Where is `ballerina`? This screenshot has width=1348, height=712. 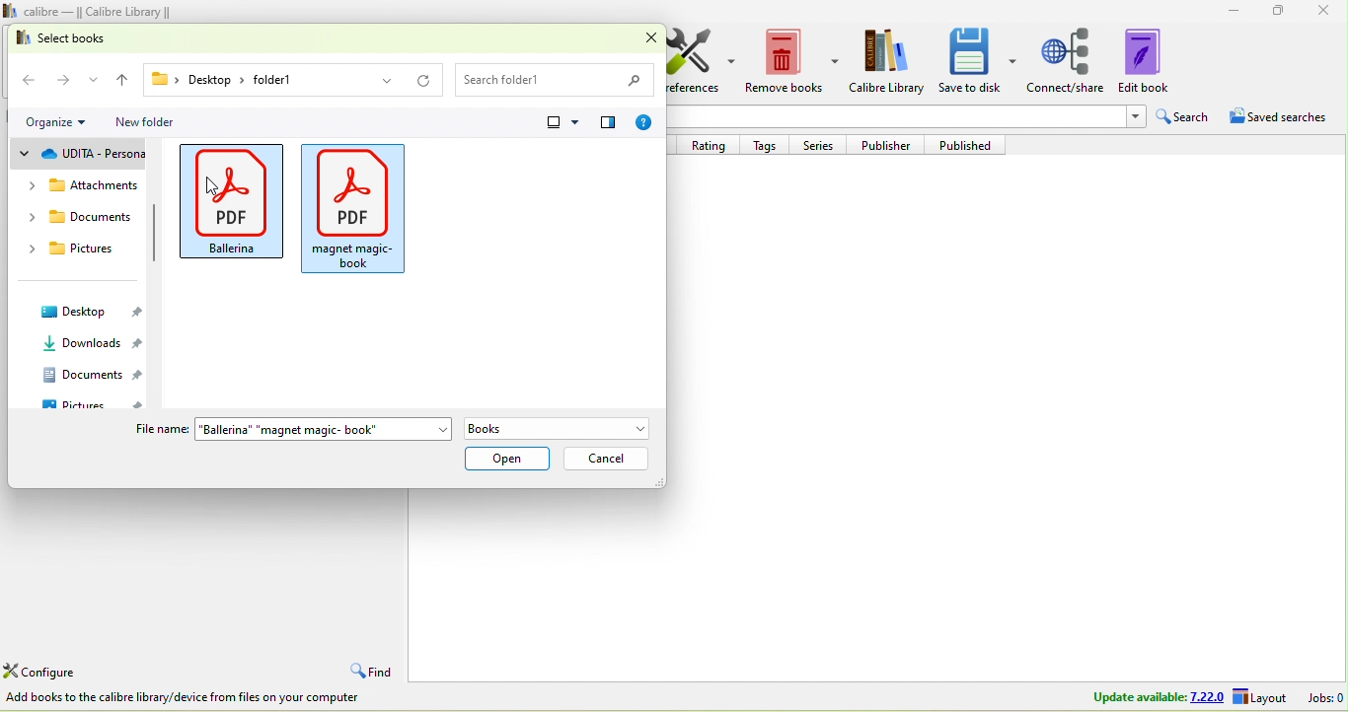 ballerina is located at coordinates (230, 204).